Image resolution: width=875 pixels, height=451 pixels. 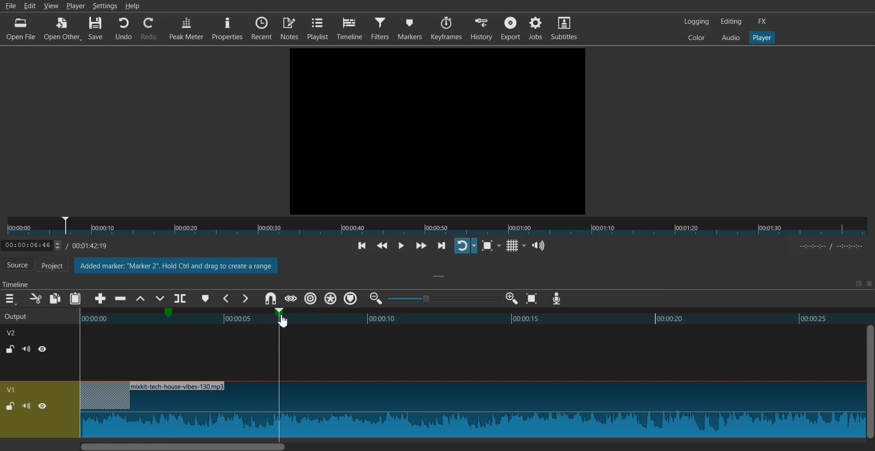 What do you see at coordinates (262, 27) in the screenshot?
I see `Recent` at bounding box center [262, 27].